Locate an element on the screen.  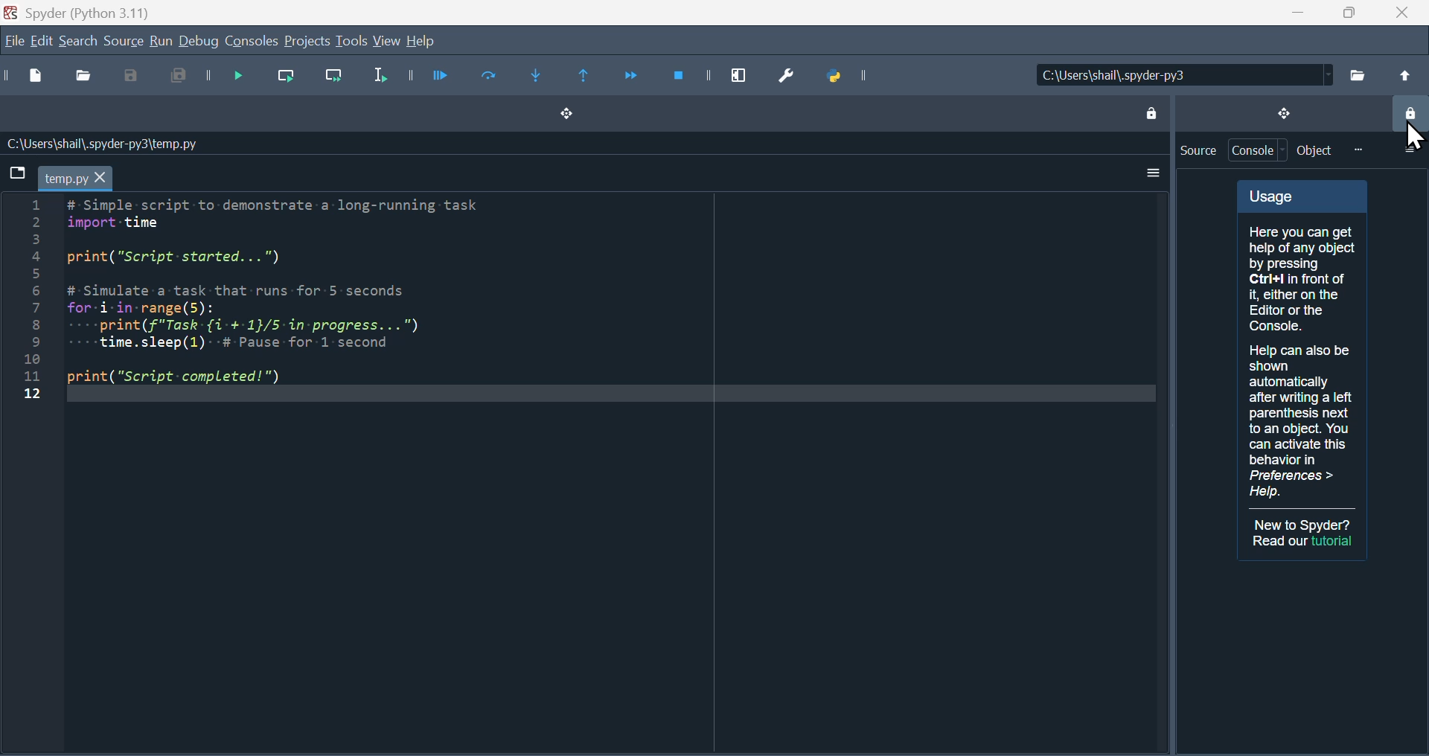
Read our is located at coordinates (1279, 541).